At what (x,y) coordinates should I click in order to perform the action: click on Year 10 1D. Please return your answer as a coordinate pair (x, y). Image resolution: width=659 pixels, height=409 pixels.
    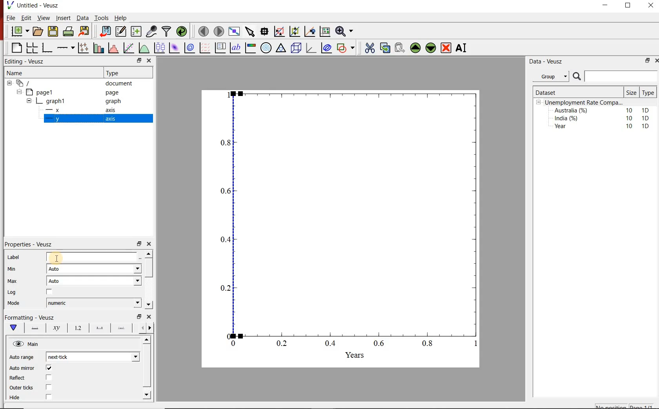
    Looking at the image, I should click on (604, 127).